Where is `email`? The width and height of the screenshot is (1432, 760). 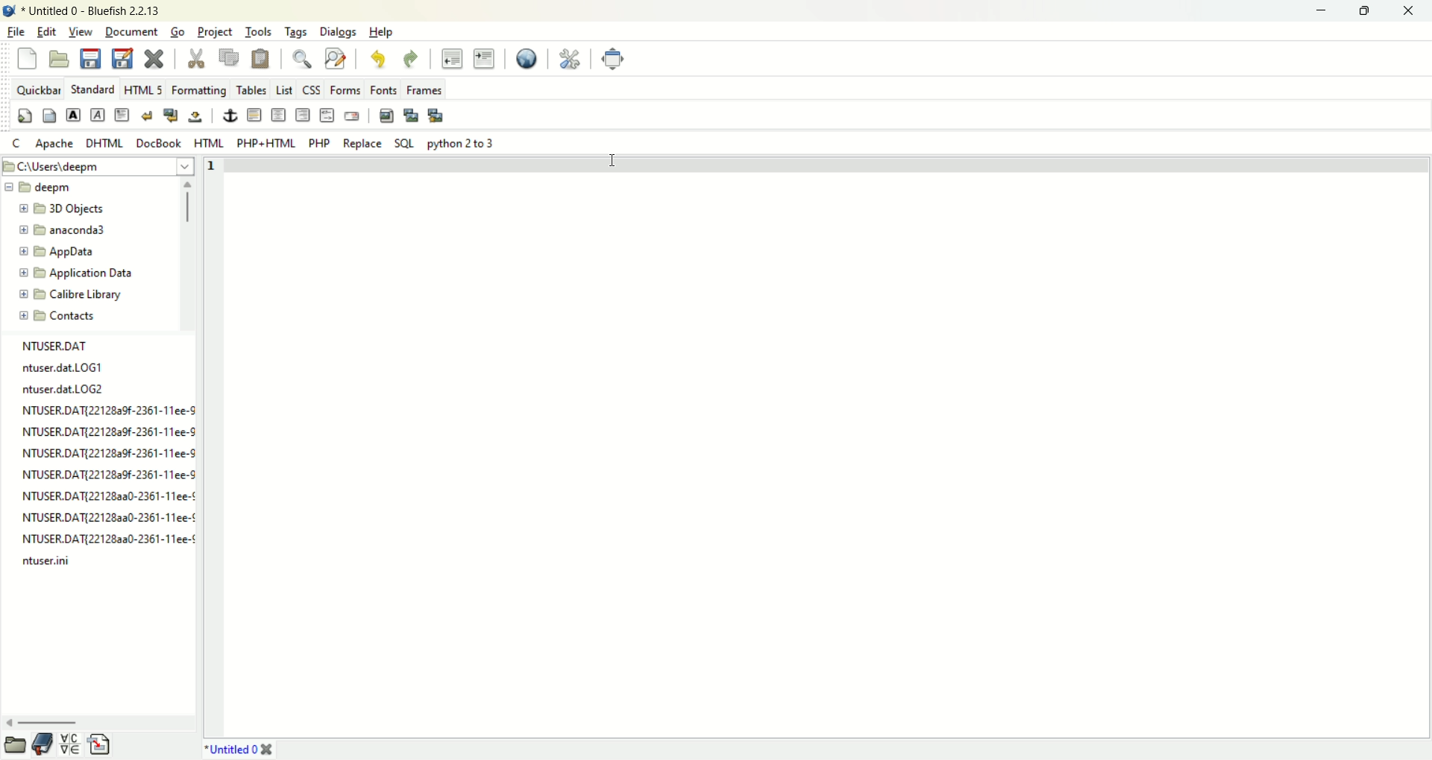
email is located at coordinates (353, 117).